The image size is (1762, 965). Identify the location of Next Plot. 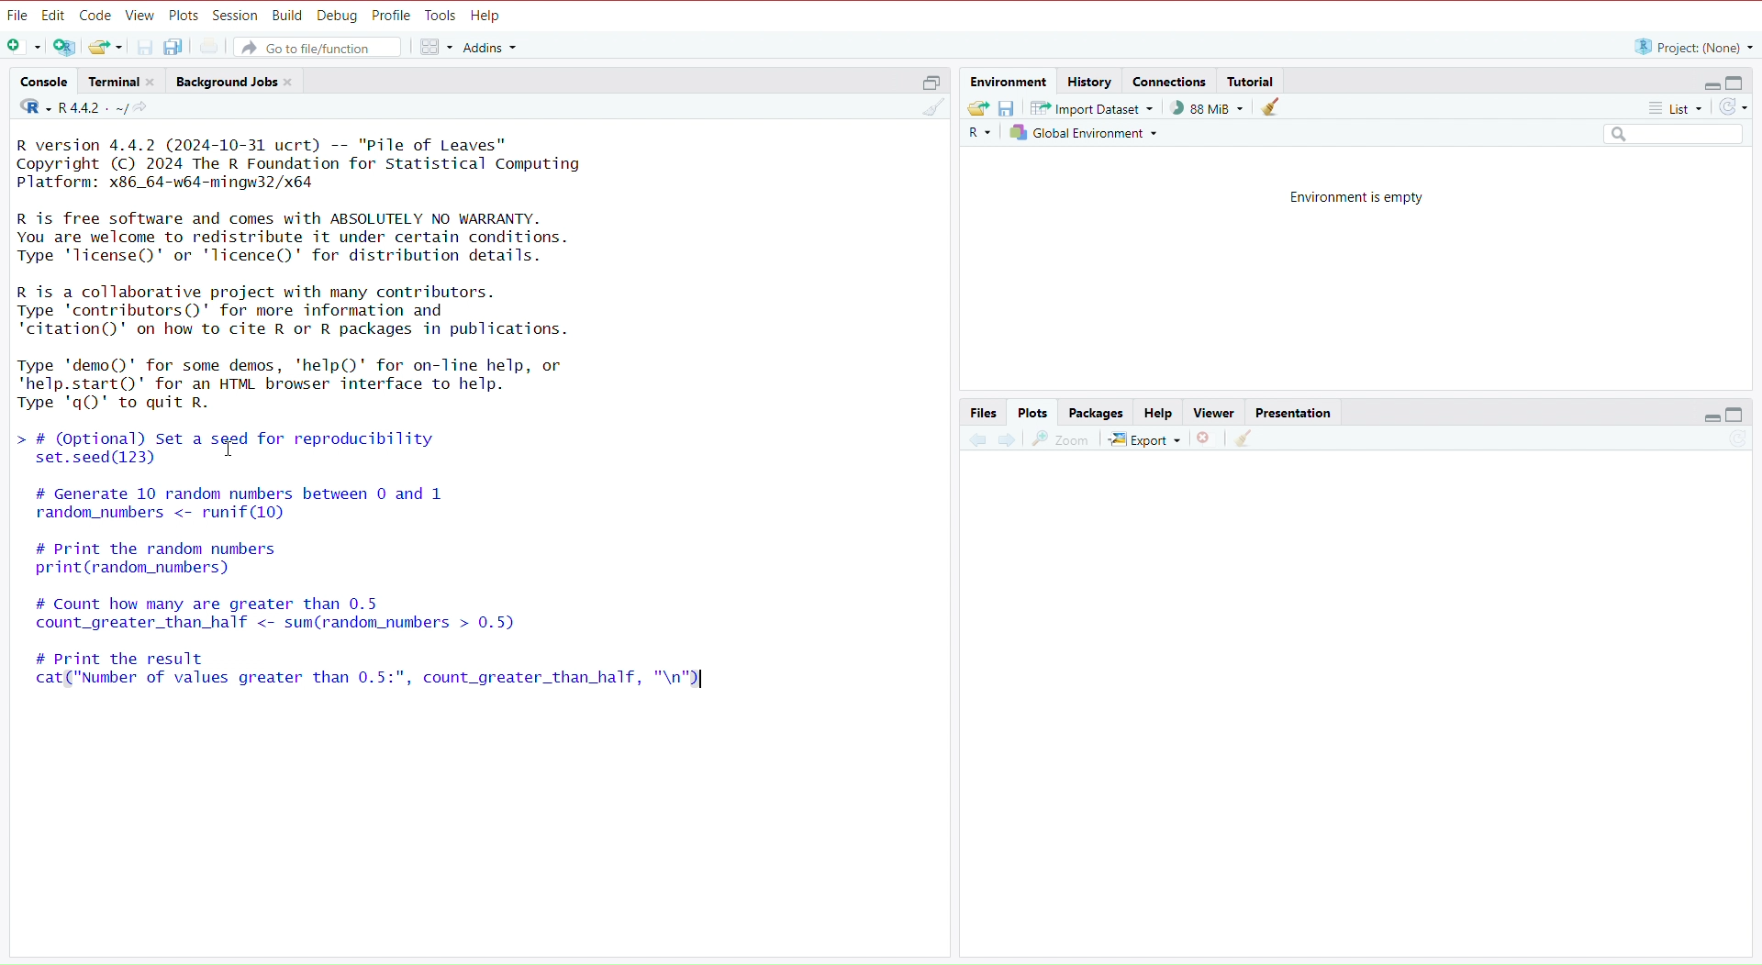
(1008, 438).